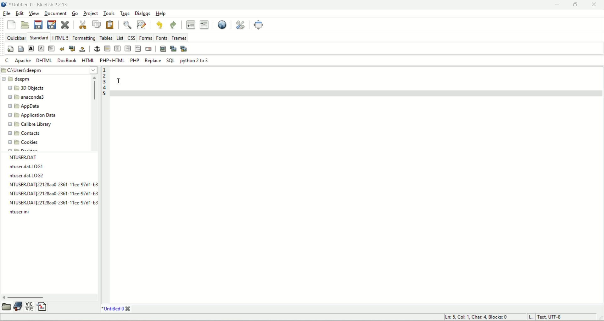 The width and height of the screenshot is (604, 321). Describe the element at coordinates (32, 115) in the screenshot. I see `application data` at that location.